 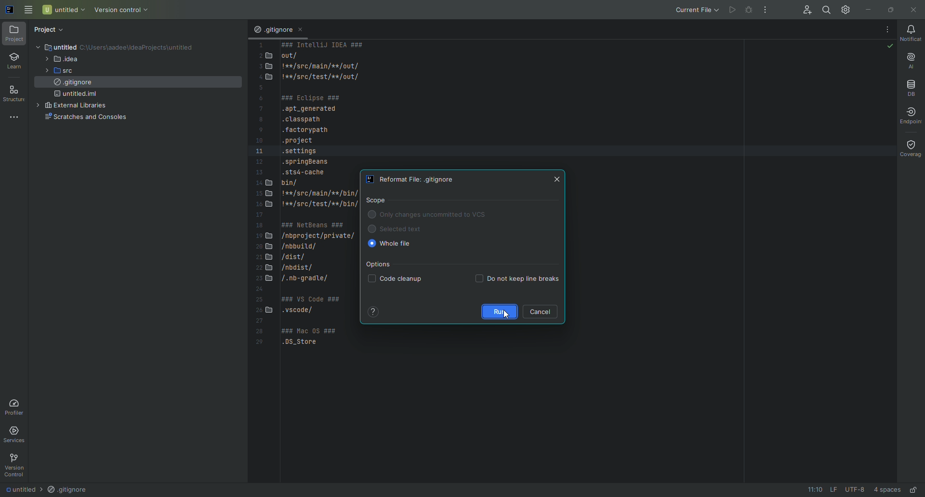 What do you see at coordinates (18, 489) in the screenshot?
I see `Untitled` at bounding box center [18, 489].